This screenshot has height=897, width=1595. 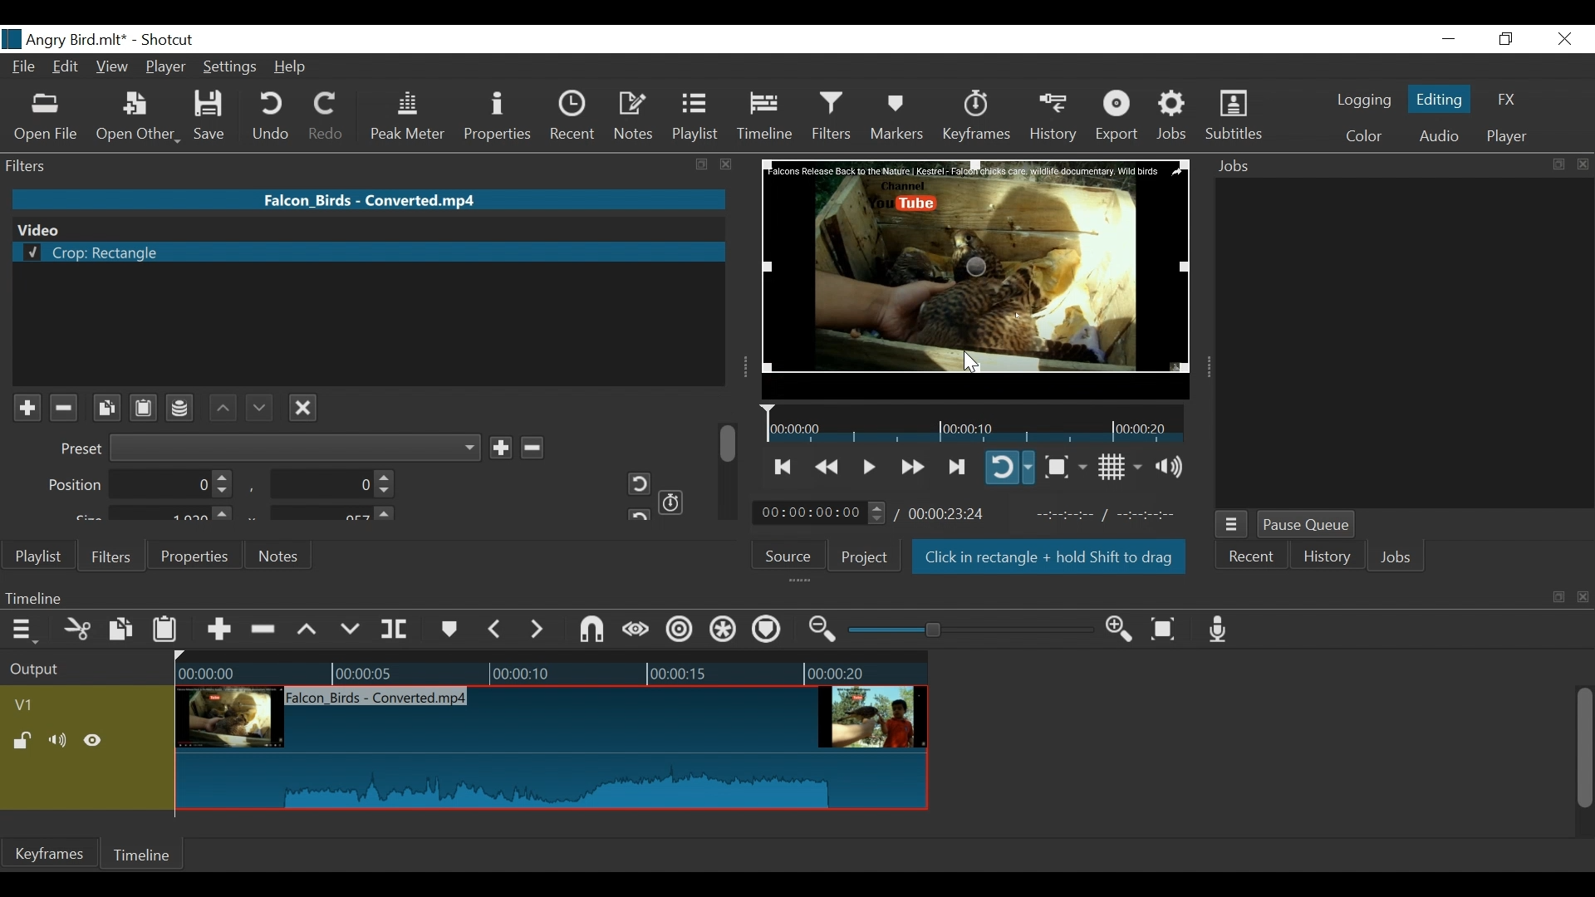 What do you see at coordinates (1173, 116) in the screenshot?
I see `Jobs` at bounding box center [1173, 116].